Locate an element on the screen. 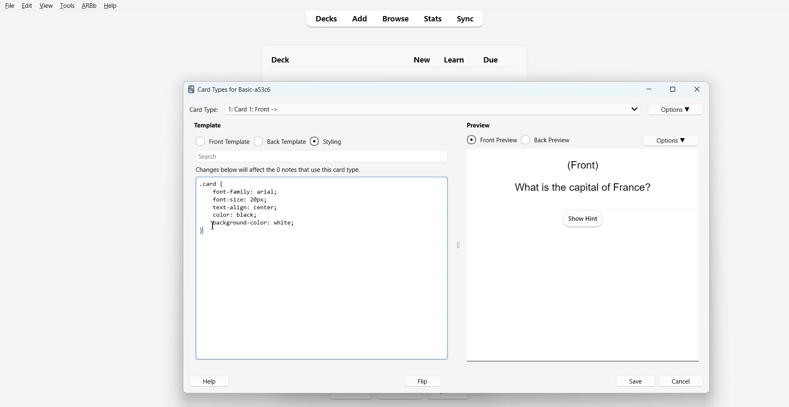 The width and height of the screenshot is (789, 407). Text Cursor is located at coordinates (215, 225).